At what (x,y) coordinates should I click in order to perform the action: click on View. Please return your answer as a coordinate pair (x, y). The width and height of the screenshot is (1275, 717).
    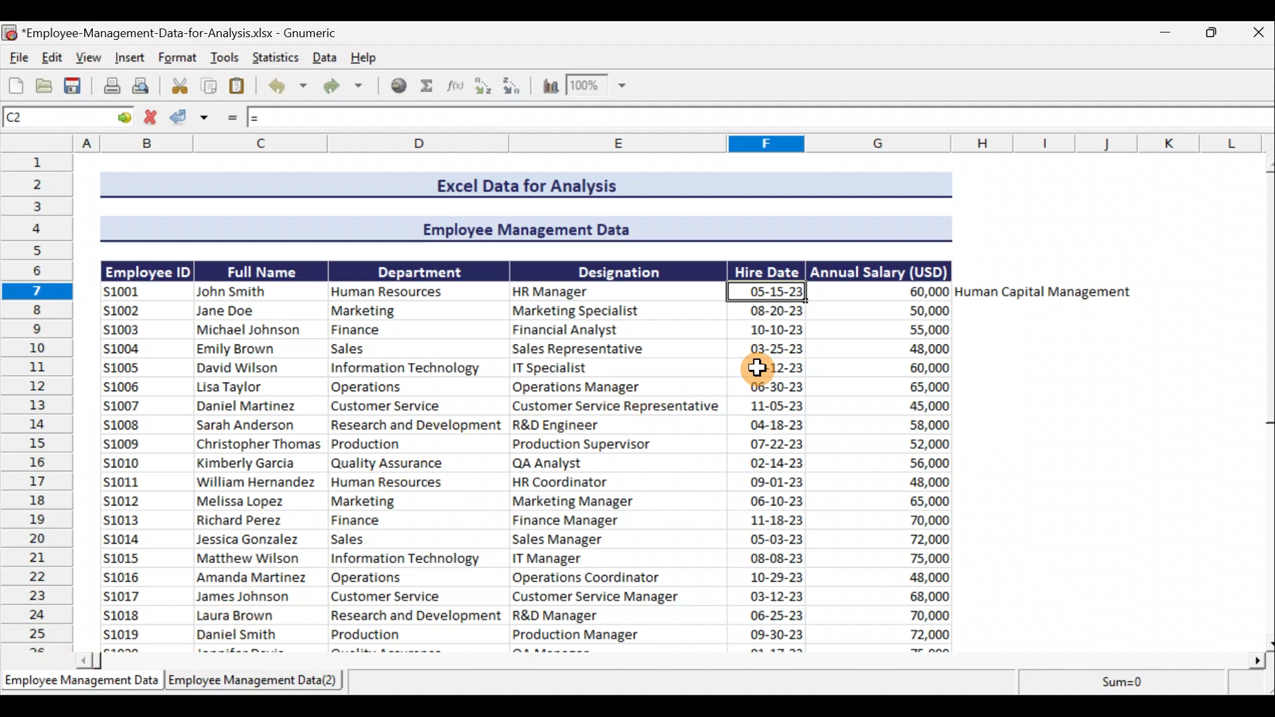
    Looking at the image, I should click on (91, 59).